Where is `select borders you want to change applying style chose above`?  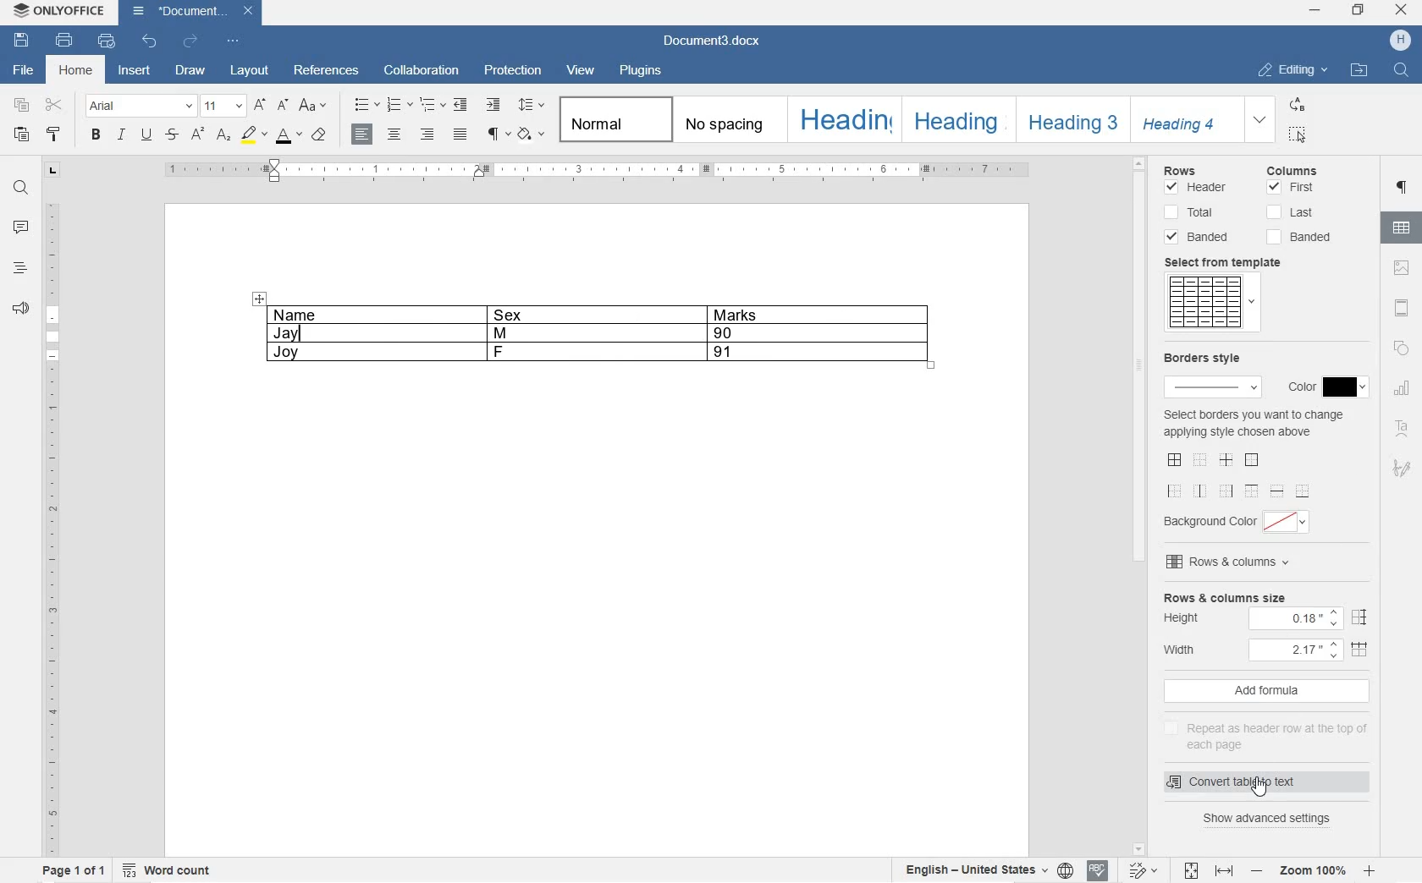
select borders you want to change applying style chose above is located at coordinates (1253, 425).